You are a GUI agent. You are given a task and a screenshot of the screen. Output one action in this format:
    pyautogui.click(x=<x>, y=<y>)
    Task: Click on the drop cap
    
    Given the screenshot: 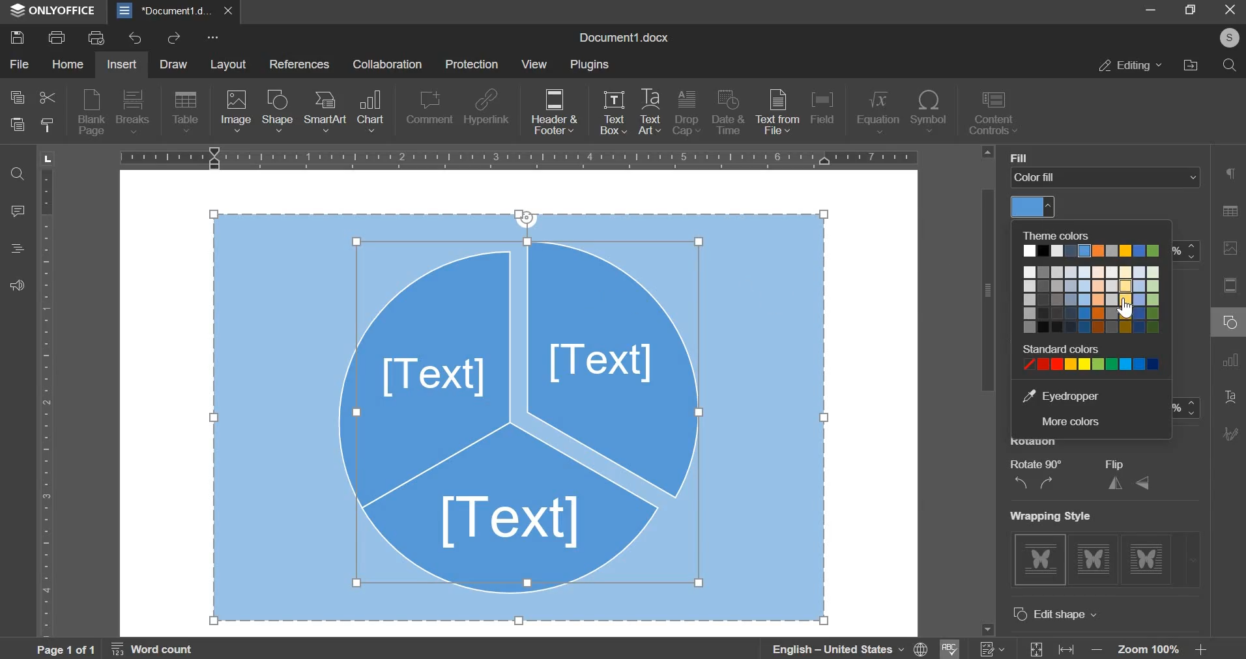 What is the action you would take?
    pyautogui.click(x=687, y=115)
    